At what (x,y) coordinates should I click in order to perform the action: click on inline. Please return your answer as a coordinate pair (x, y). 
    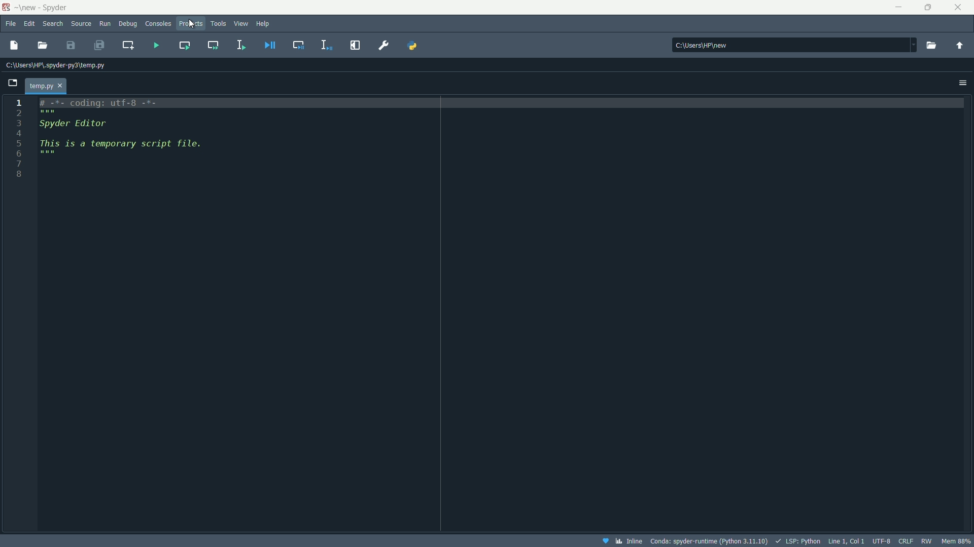
    Looking at the image, I should click on (620, 540).